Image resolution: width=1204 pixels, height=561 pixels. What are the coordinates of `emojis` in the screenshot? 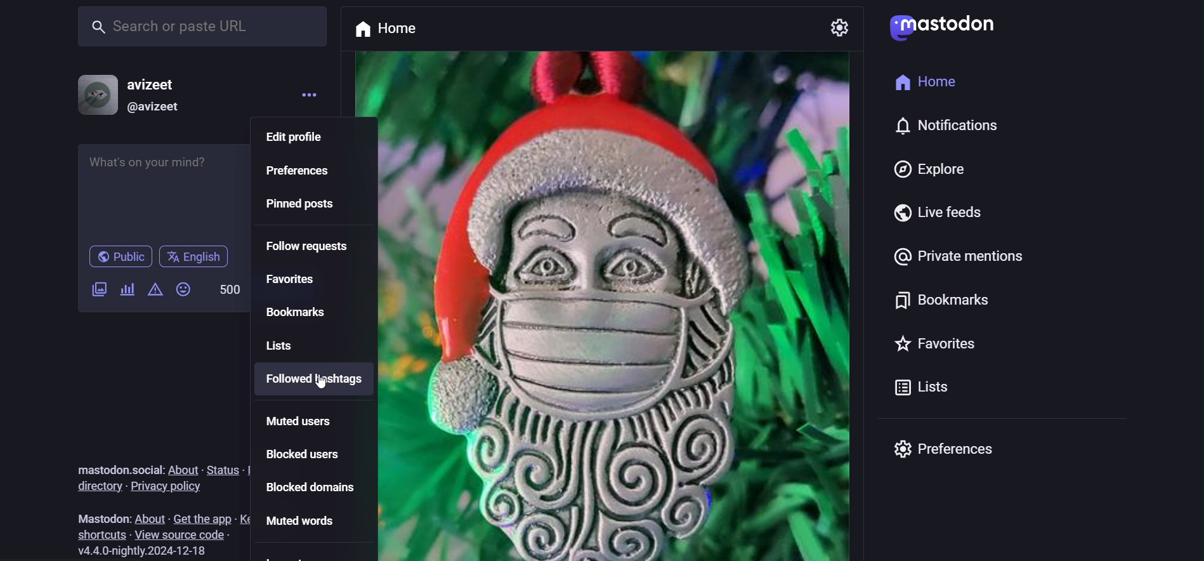 It's located at (187, 289).